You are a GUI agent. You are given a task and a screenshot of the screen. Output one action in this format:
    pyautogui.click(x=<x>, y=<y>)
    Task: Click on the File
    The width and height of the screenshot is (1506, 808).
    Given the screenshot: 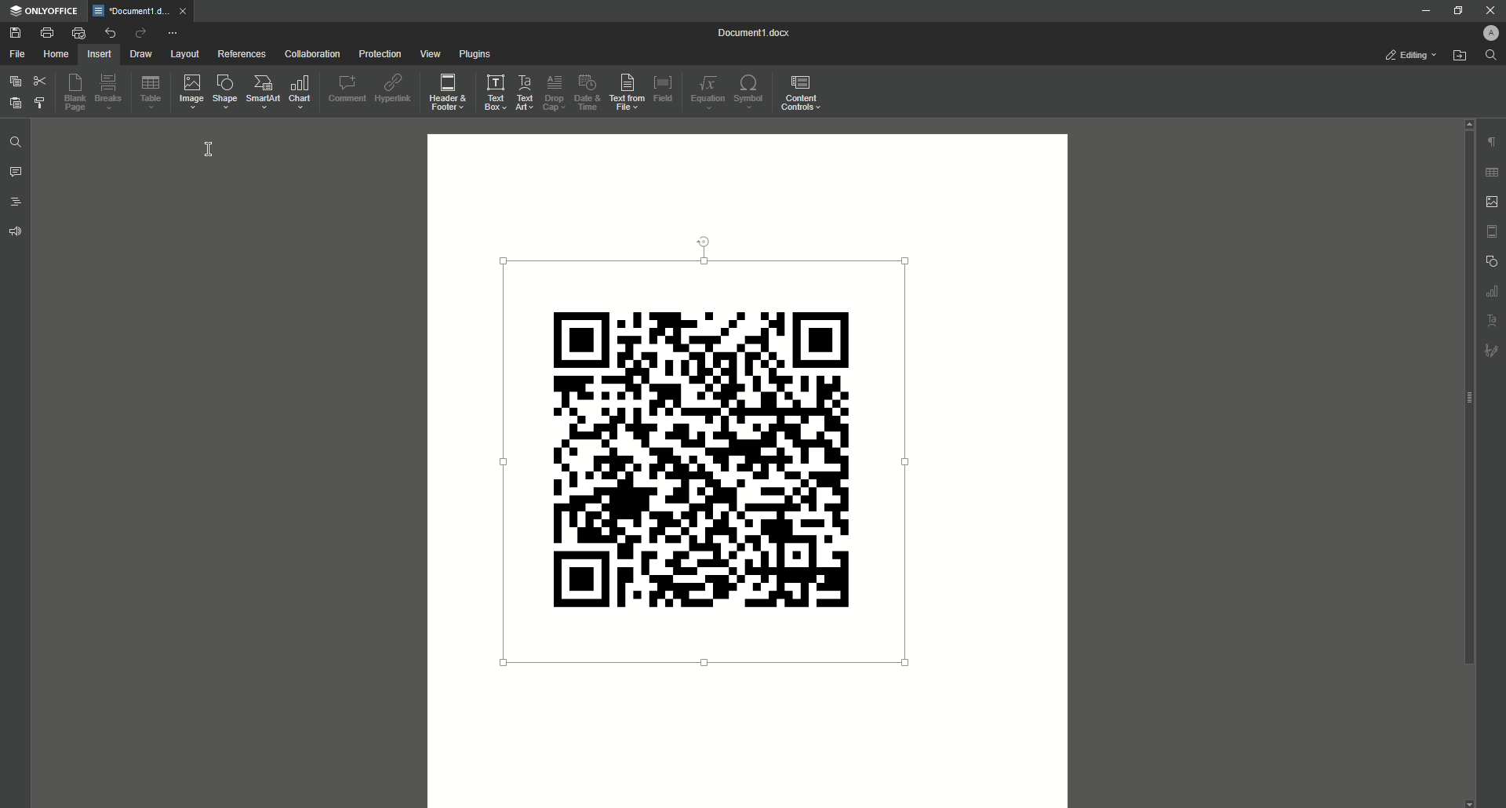 What is the action you would take?
    pyautogui.click(x=17, y=55)
    